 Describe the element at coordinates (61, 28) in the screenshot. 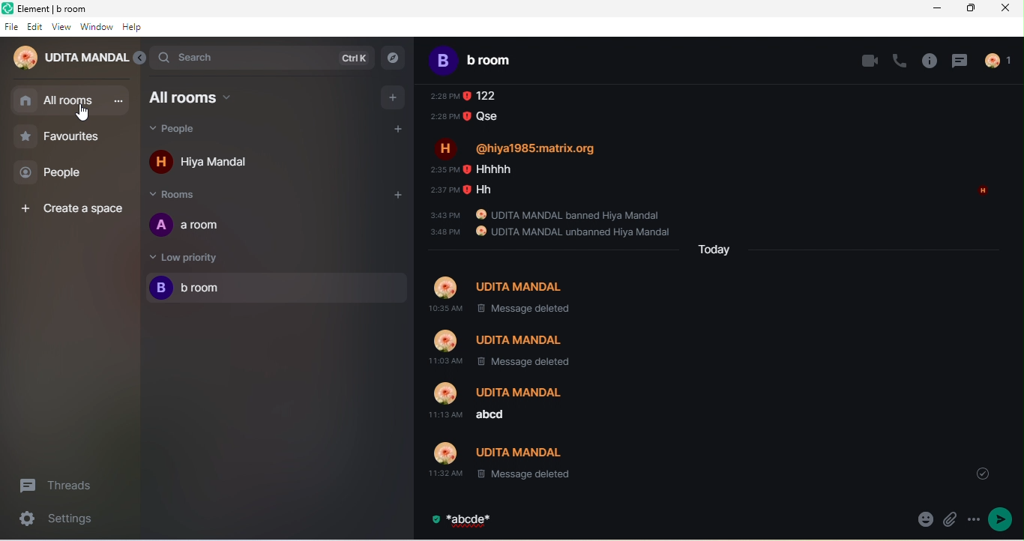

I see `view` at that location.